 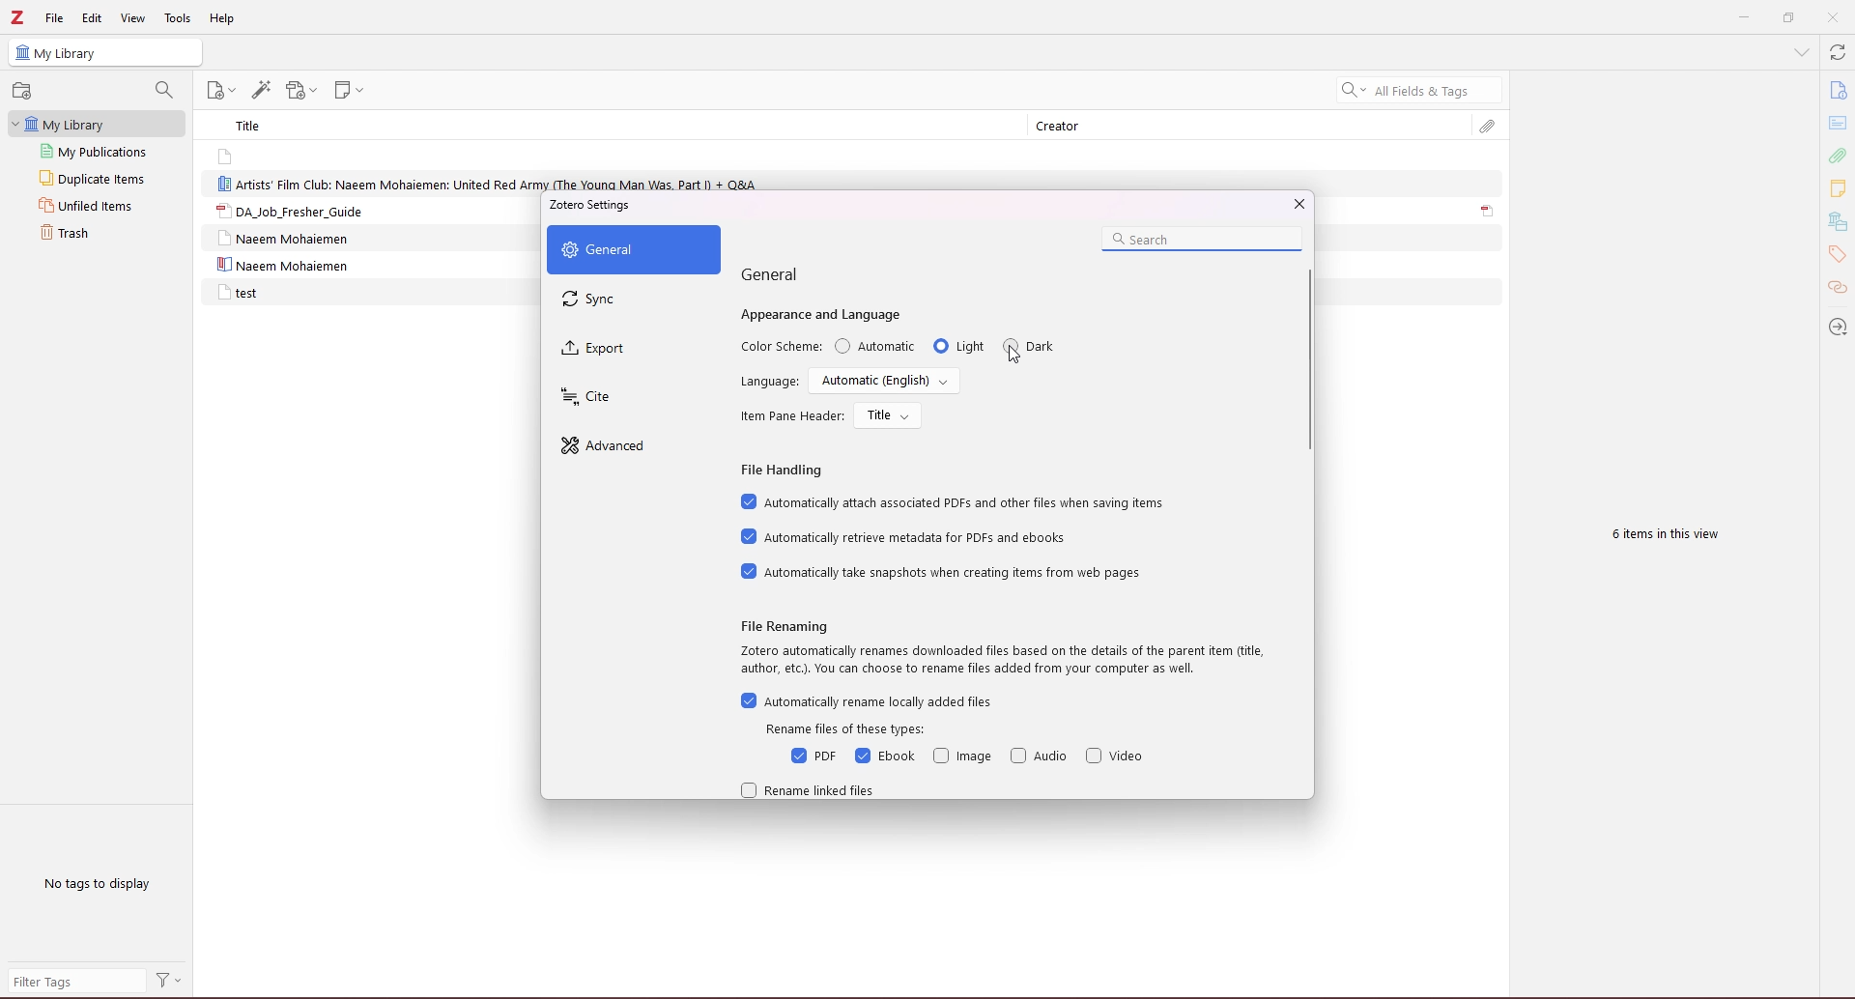 What do you see at coordinates (106, 53) in the screenshot?
I see `my library` at bounding box center [106, 53].